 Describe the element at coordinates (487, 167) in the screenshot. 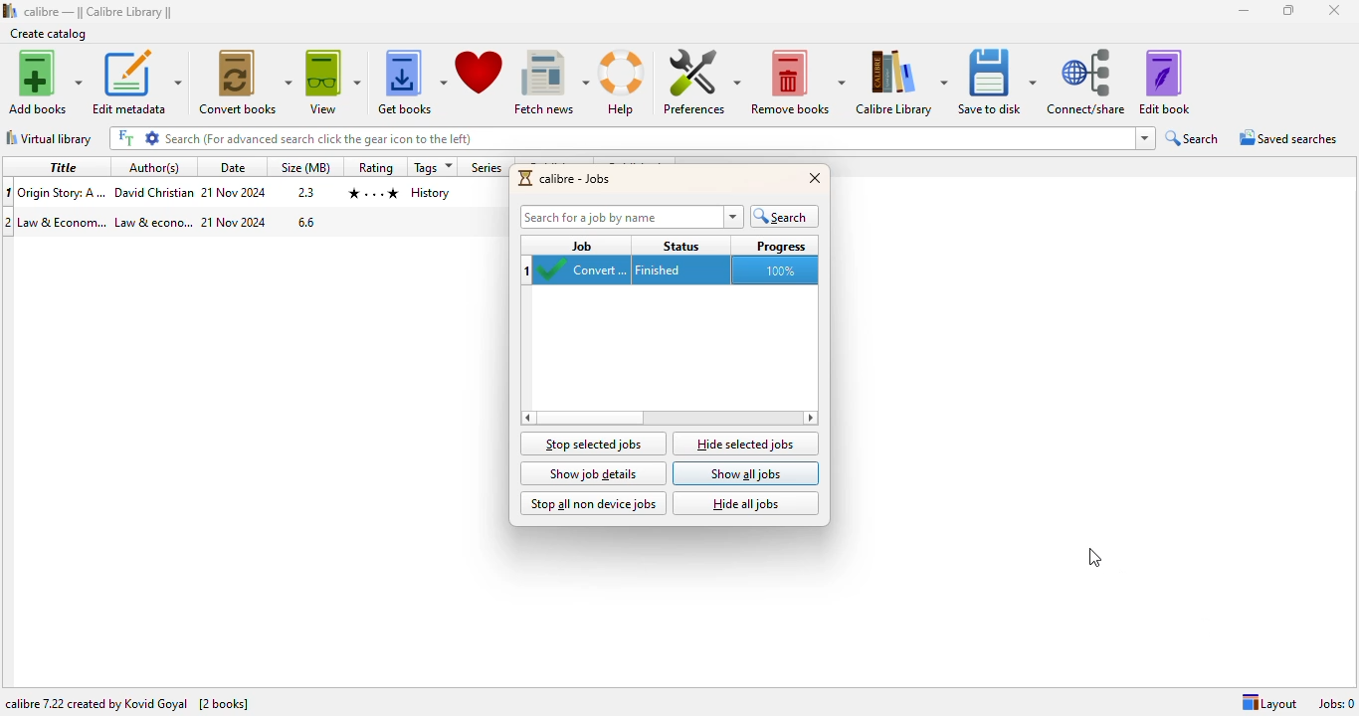

I see `series` at that location.